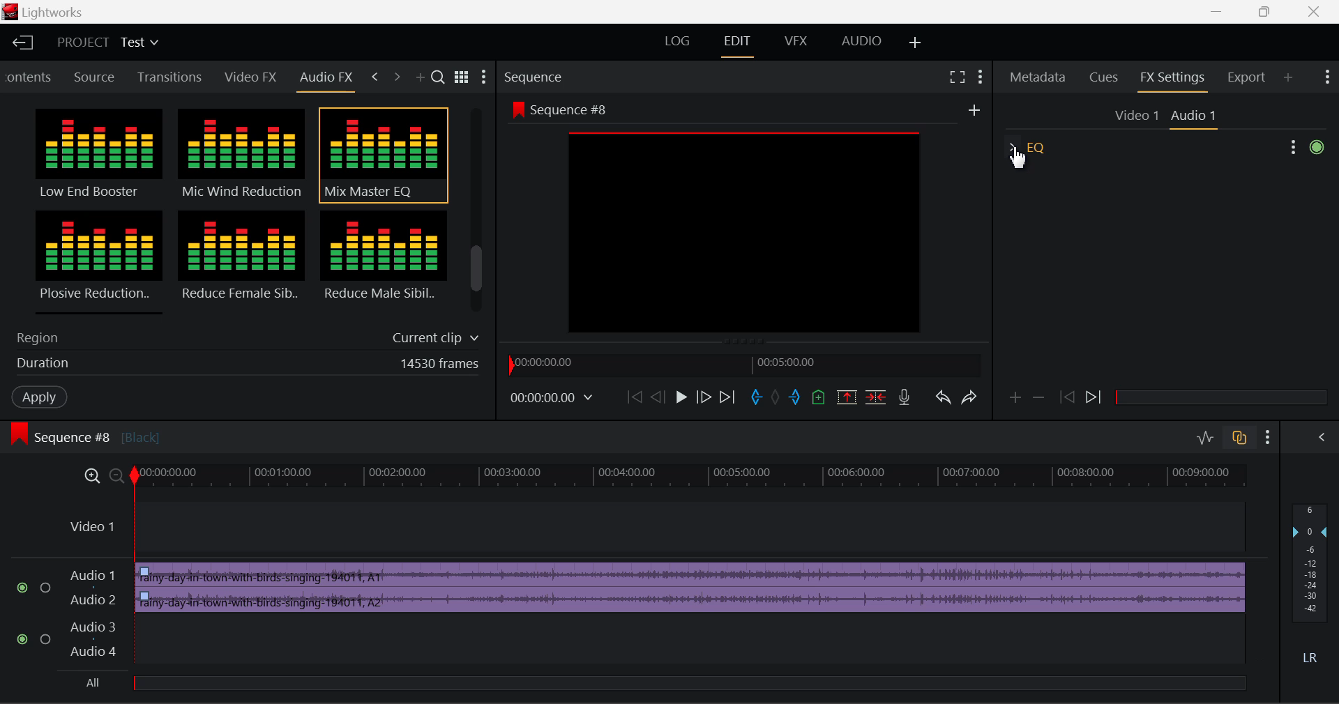 This screenshot has width=1339, height=704. Describe the element at coordinates (550, 397) in the screenshot. I see `Frame Time` at that location.